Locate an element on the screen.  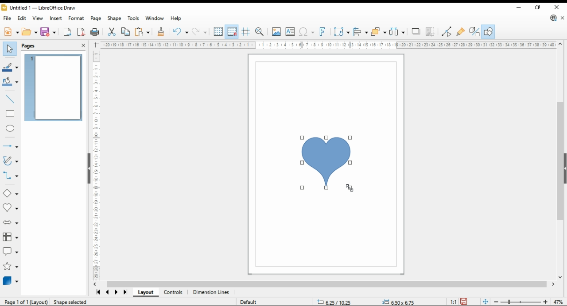
close formatting is located at coordinates (161, 31).